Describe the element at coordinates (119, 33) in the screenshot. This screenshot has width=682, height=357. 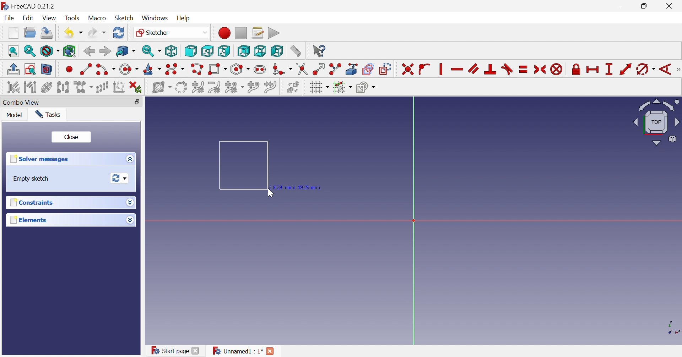
I see `Refresh` at that location.